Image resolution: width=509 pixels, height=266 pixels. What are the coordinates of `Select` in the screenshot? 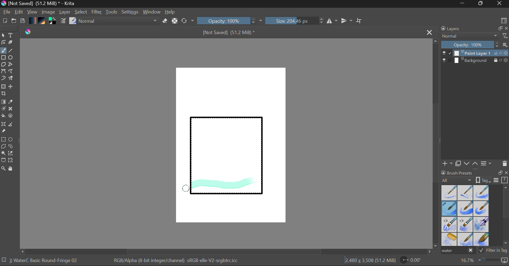 It's located at (81, 12).